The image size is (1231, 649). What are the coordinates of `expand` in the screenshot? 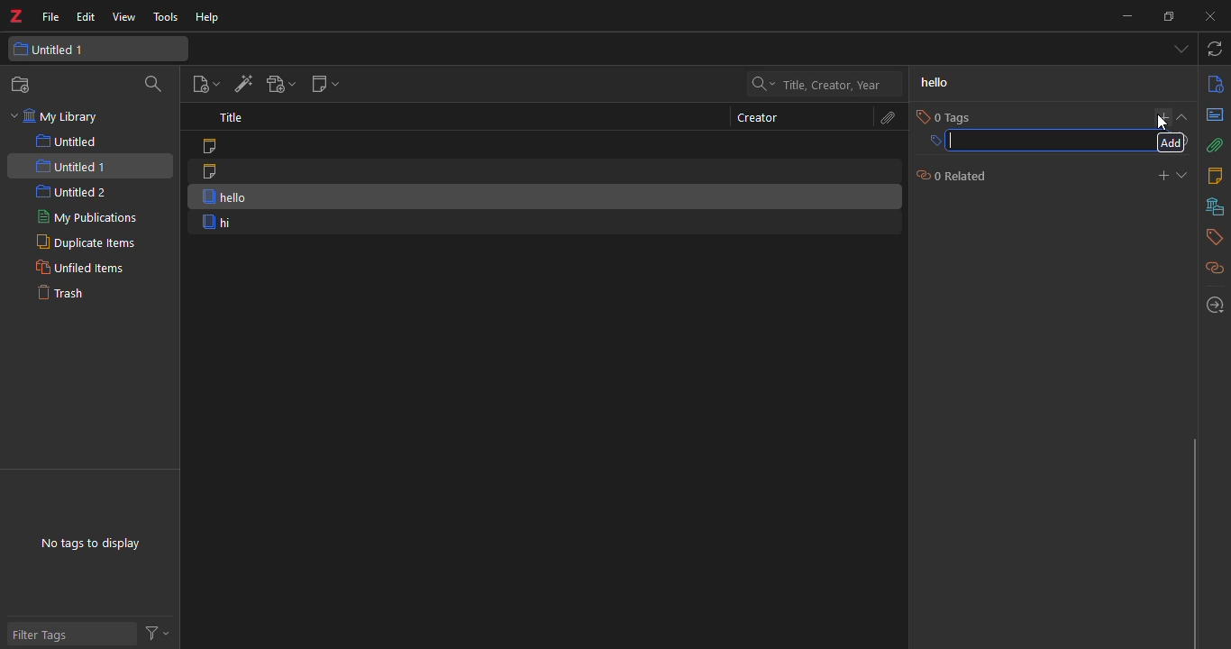 It's located at (1186, 117).